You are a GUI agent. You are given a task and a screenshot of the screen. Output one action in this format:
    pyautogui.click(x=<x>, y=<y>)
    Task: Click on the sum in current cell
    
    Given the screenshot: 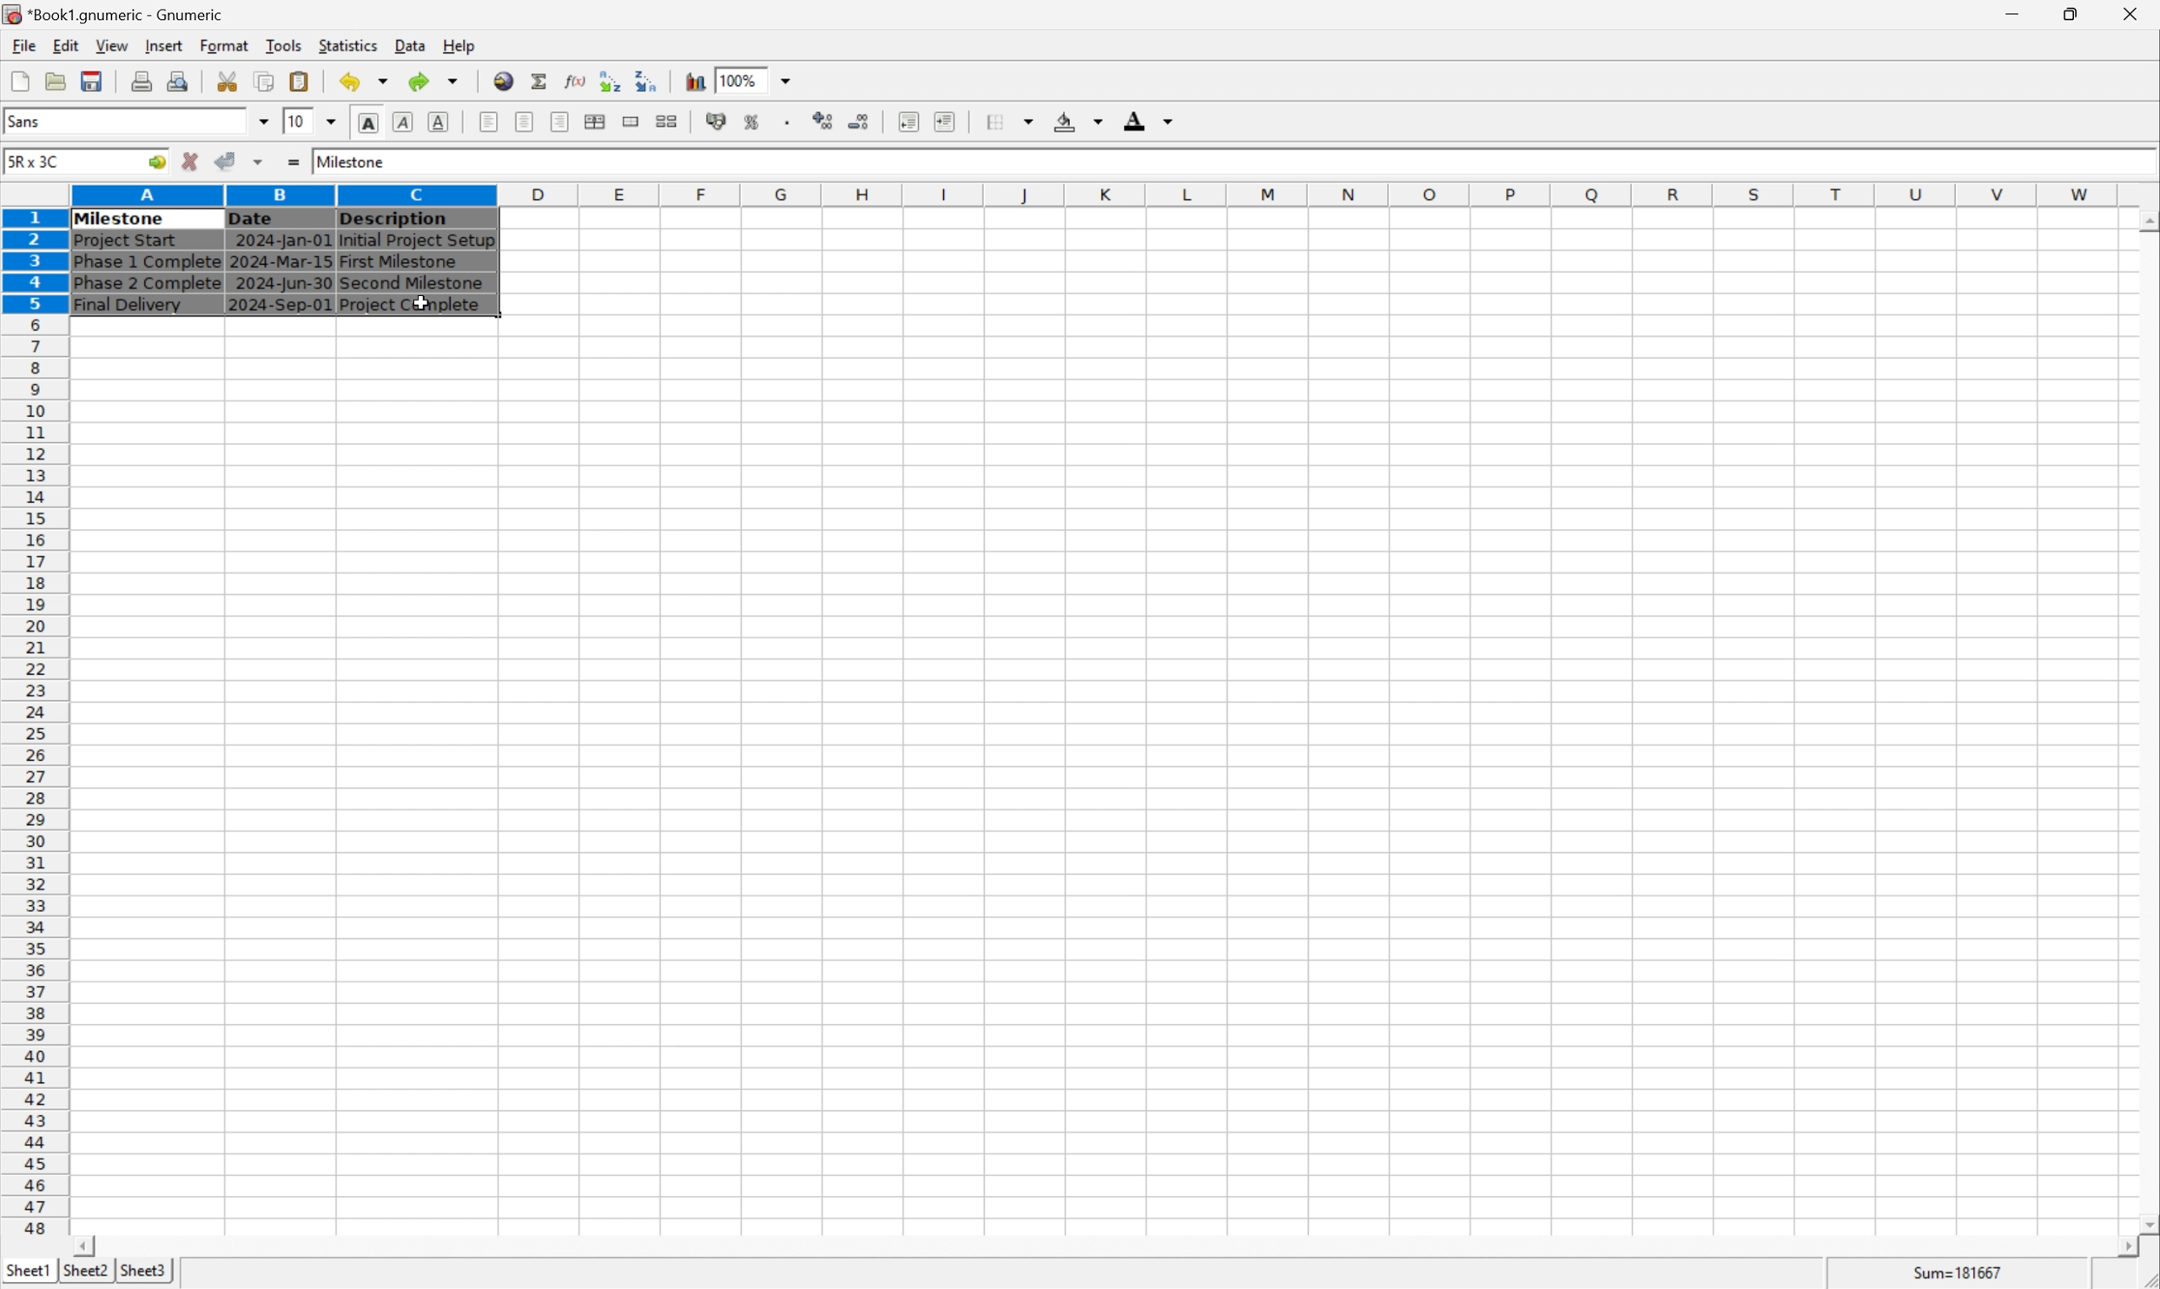 What is the action you would take?
    pyautogui.click(x=541, y=81)
    